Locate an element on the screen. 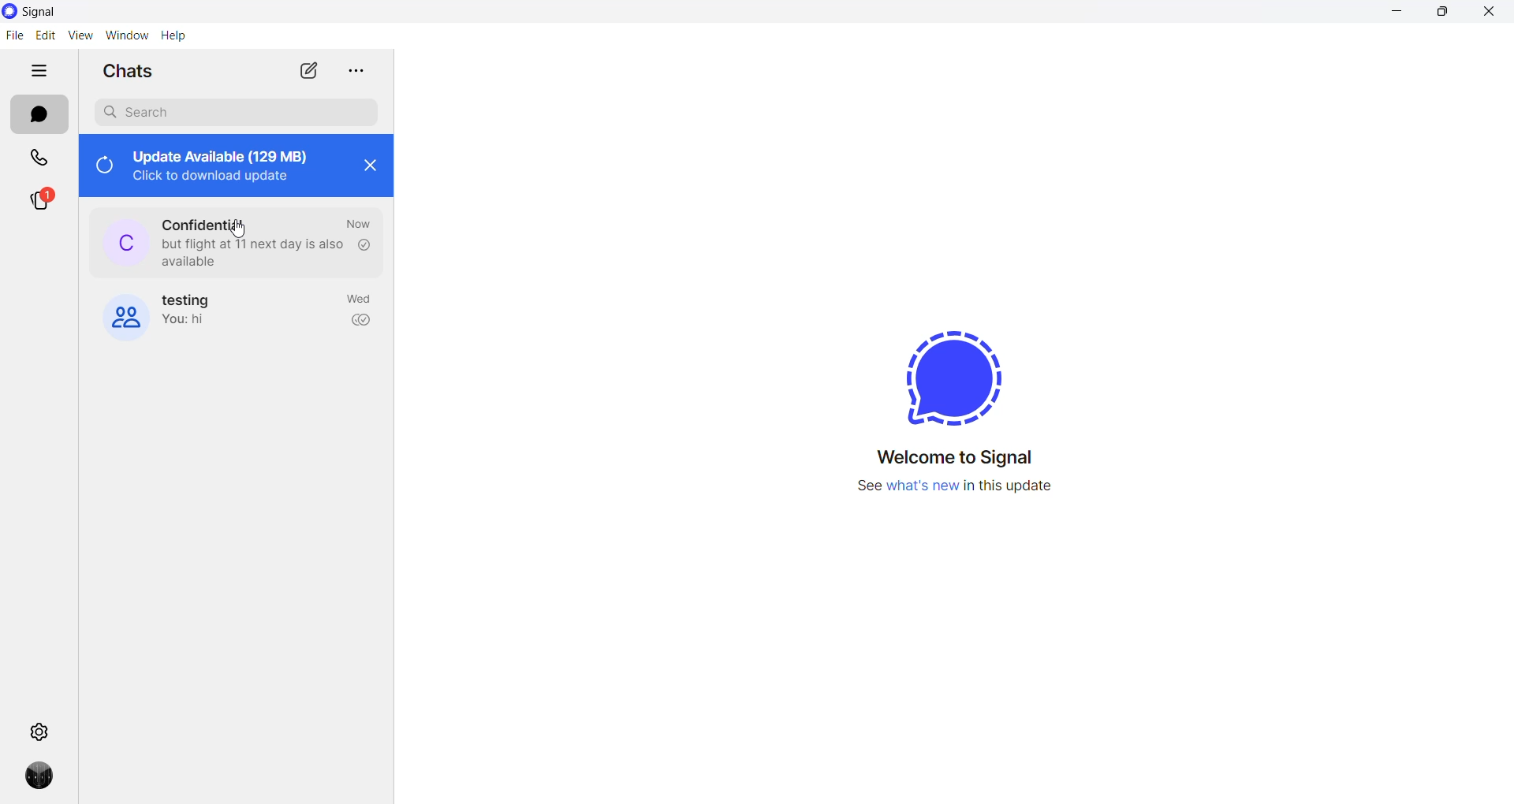 This screenshot has height=804, width=1514. last message is located at coordinates (197, 322).